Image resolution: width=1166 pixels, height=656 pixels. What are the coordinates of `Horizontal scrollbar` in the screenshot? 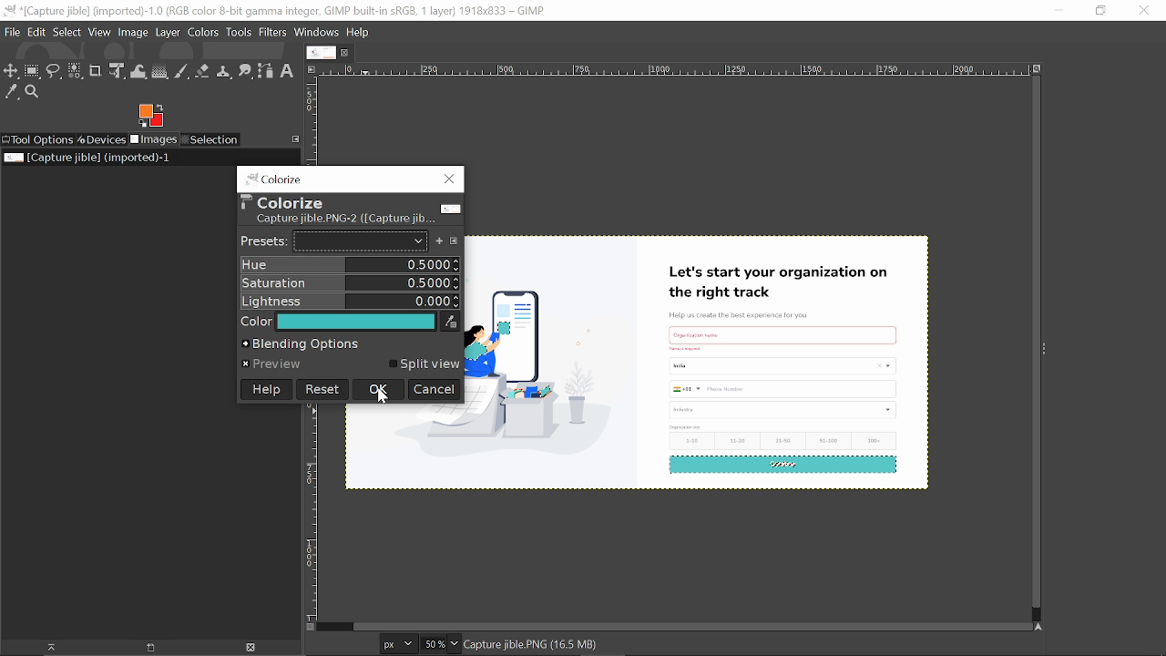 It's located at (689, 625).